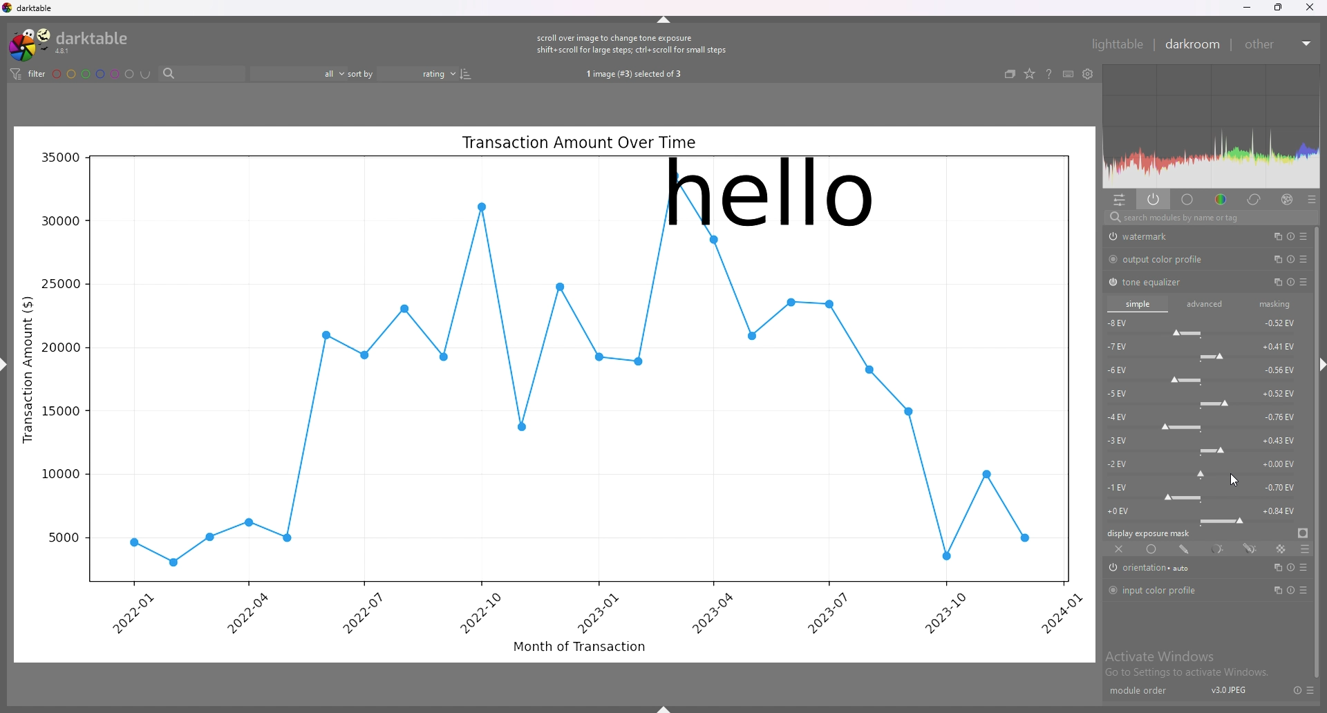 Image resolution: width=1327 pixels, height=713 pixels. Describe the element at coordinates (1279, 549) in the screenshot. I see `raster mask` at that location.